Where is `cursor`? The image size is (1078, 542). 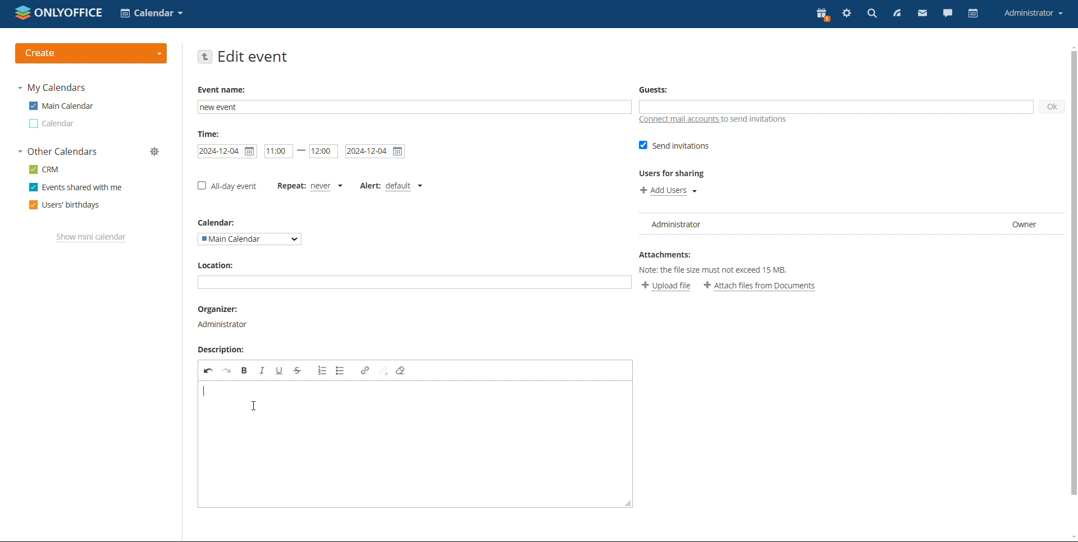 cursor is located at coordinates (255, 406).